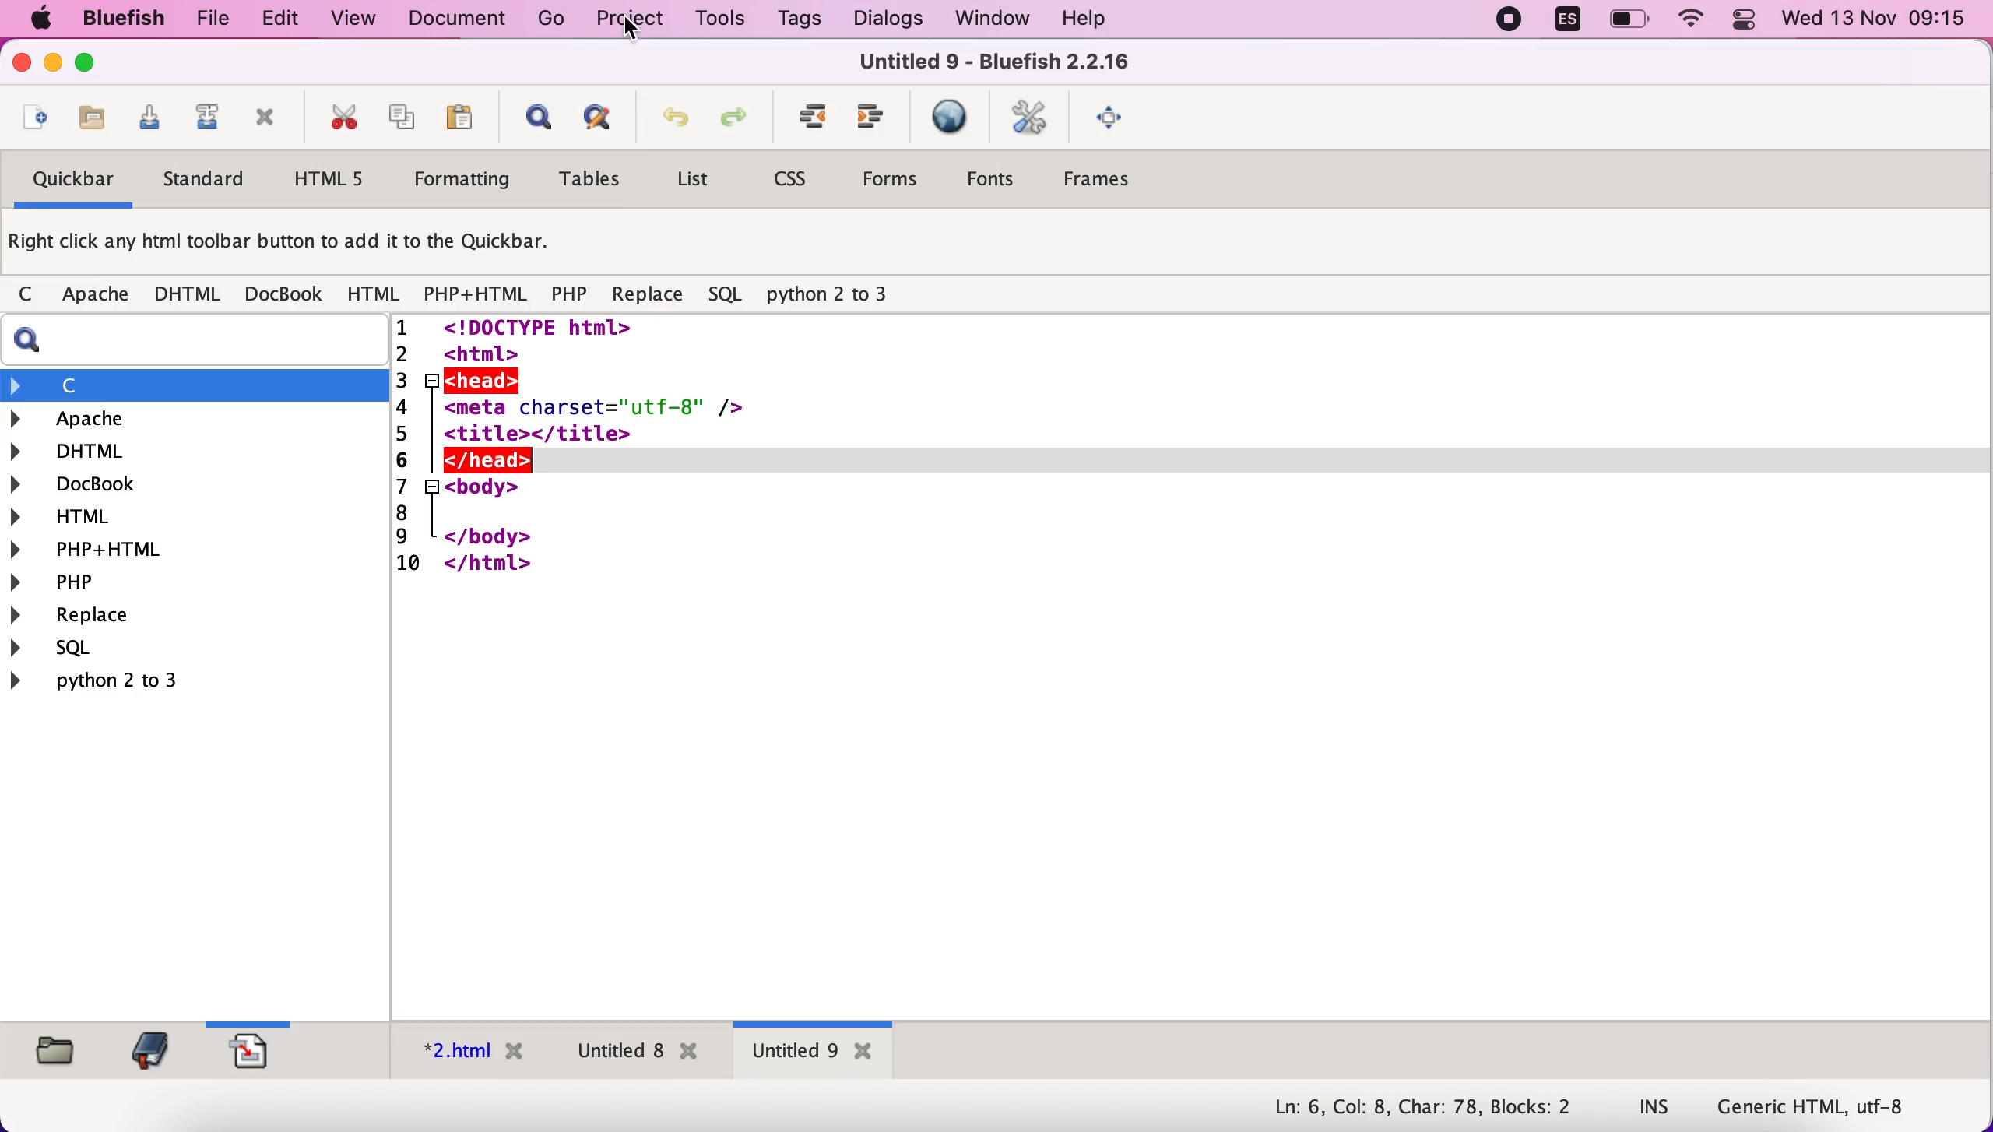 This screenshot has width=1993, height=1132. I want to click on battery, so click(1632, 20).